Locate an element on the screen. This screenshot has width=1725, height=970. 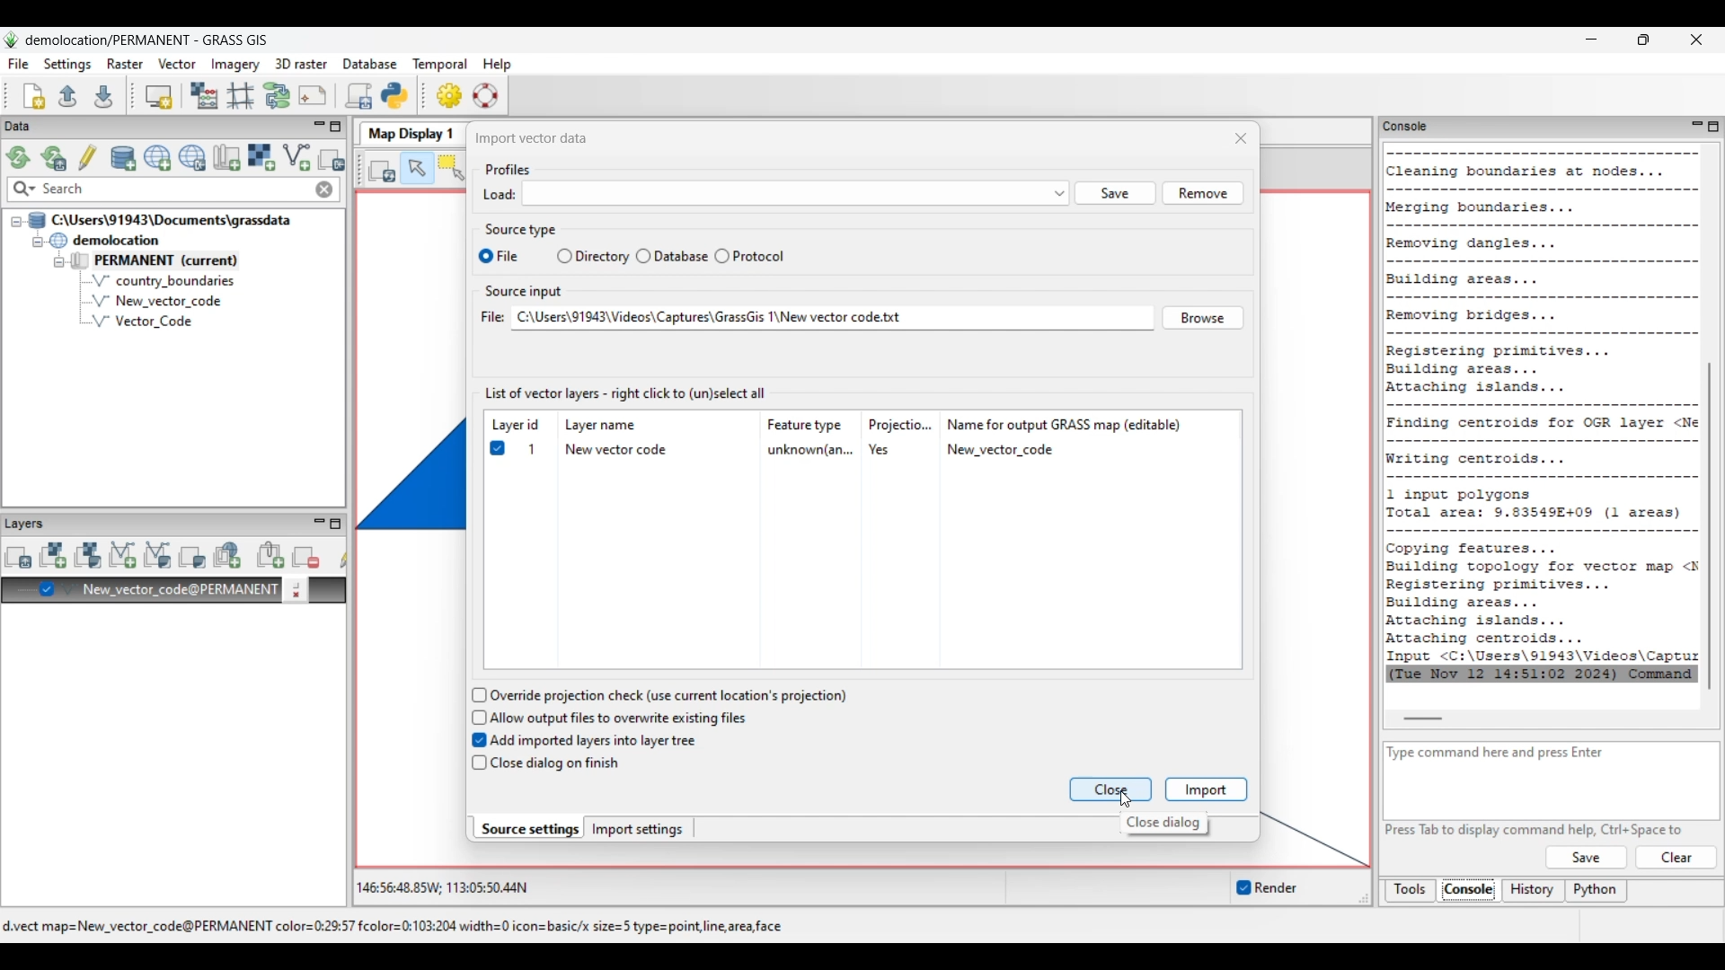
 is located at coordinates (1202, 195).